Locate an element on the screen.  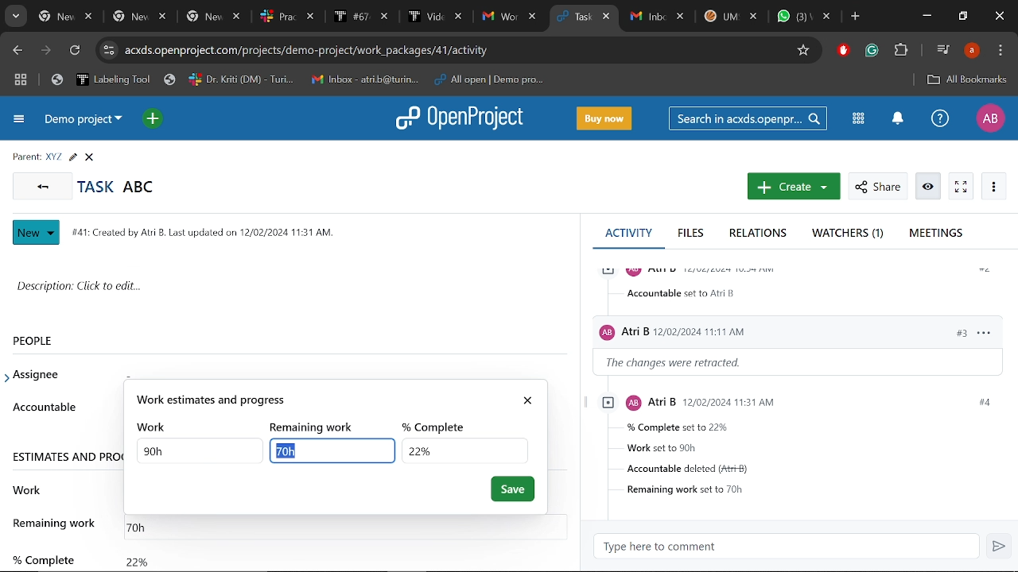
CLose is located at coordinates (91, 157).